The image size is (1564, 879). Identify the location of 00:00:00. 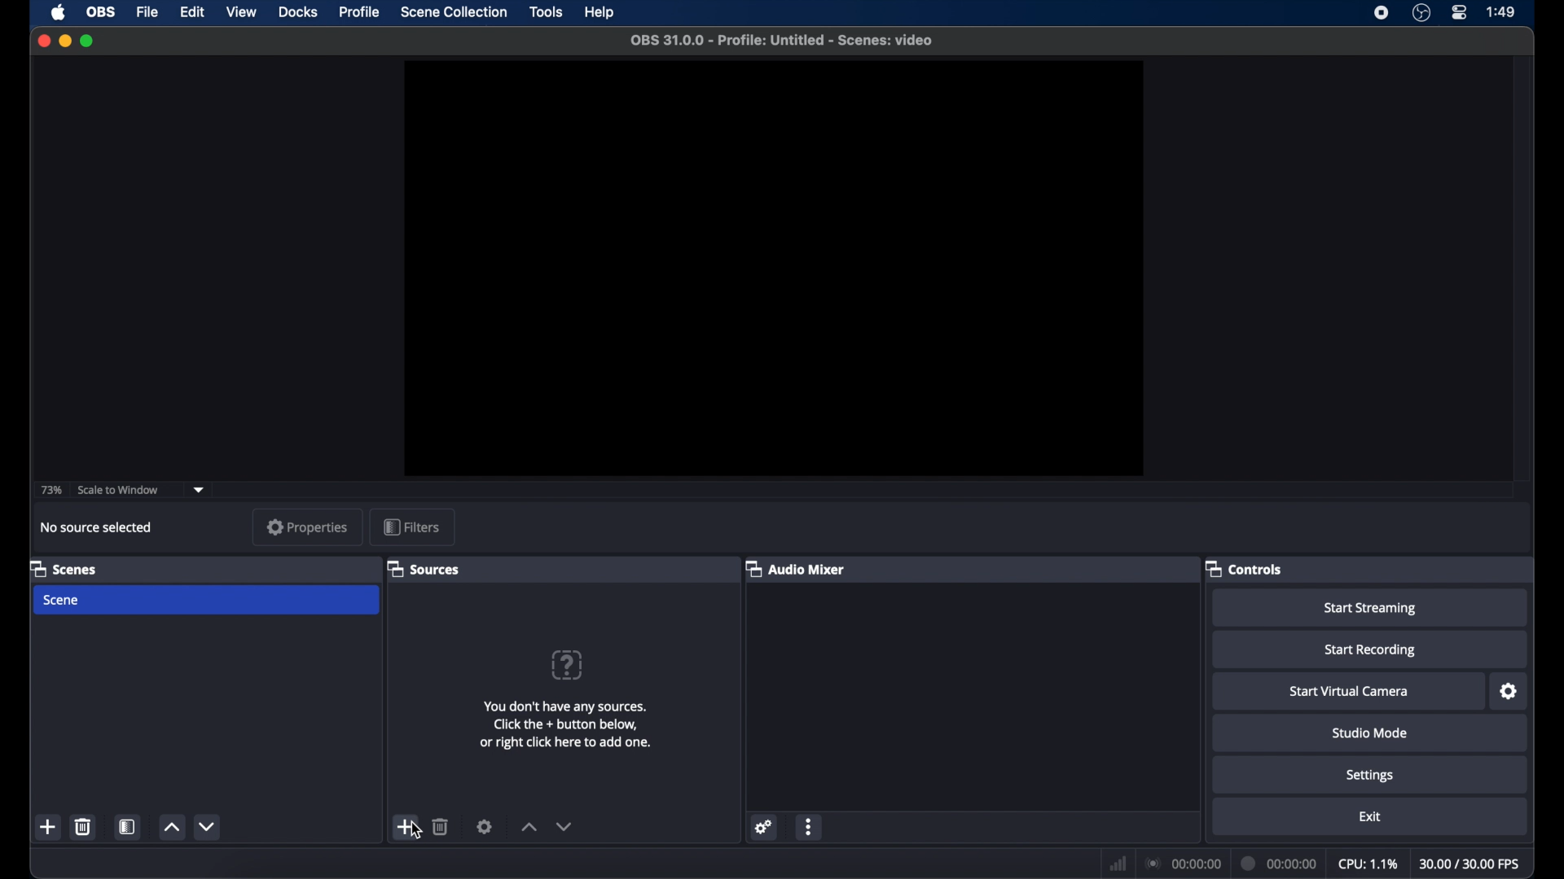
(1277, 860).